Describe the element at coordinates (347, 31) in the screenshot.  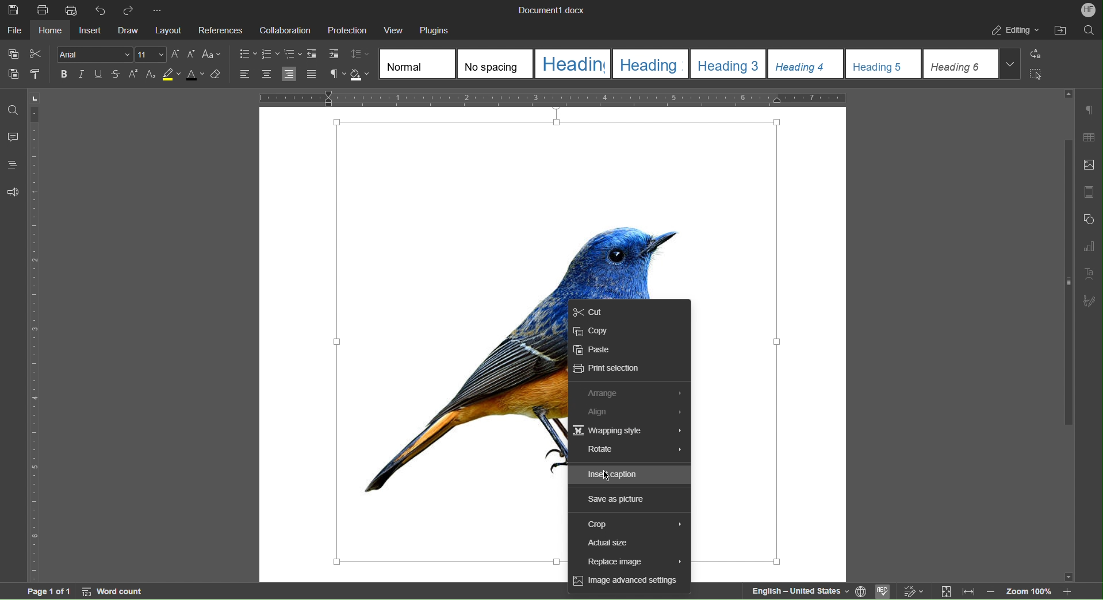
I see `Protection` at that location.